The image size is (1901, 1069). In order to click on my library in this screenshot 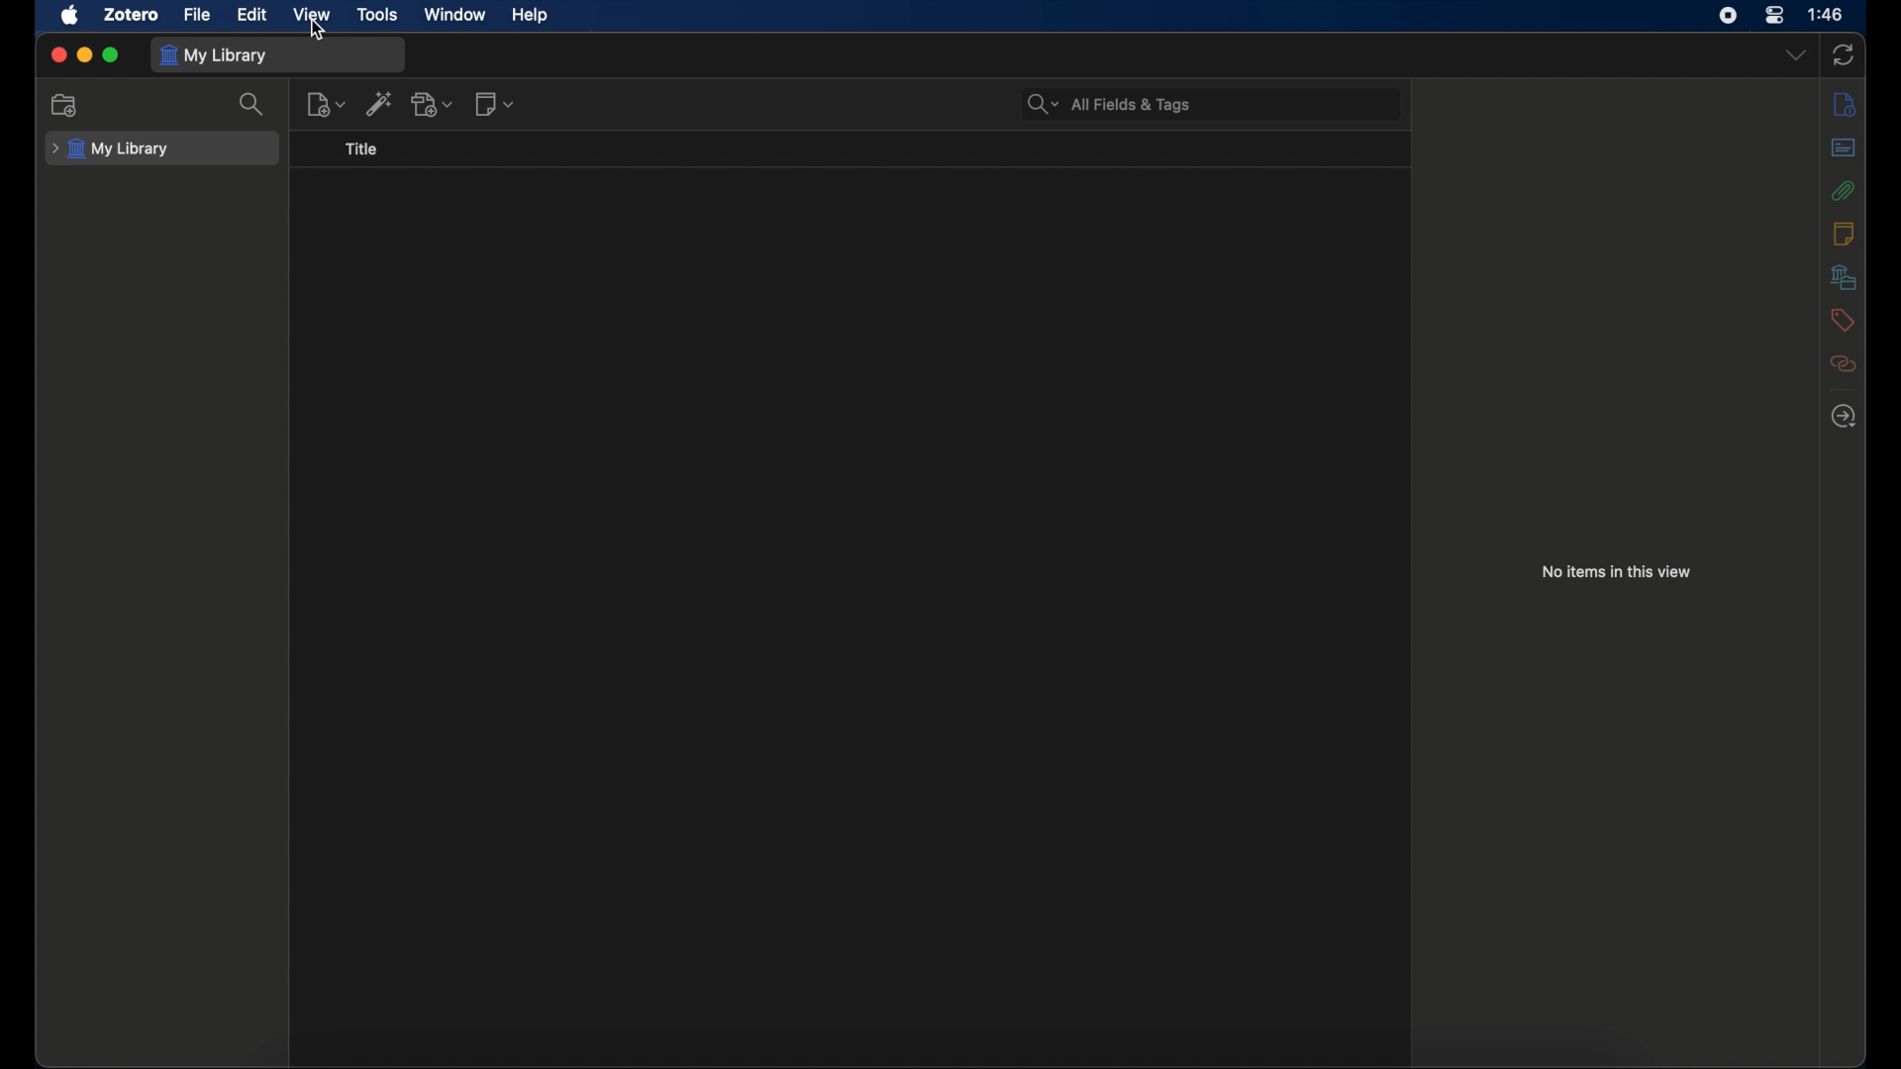, I will do `click(111, 149)`.